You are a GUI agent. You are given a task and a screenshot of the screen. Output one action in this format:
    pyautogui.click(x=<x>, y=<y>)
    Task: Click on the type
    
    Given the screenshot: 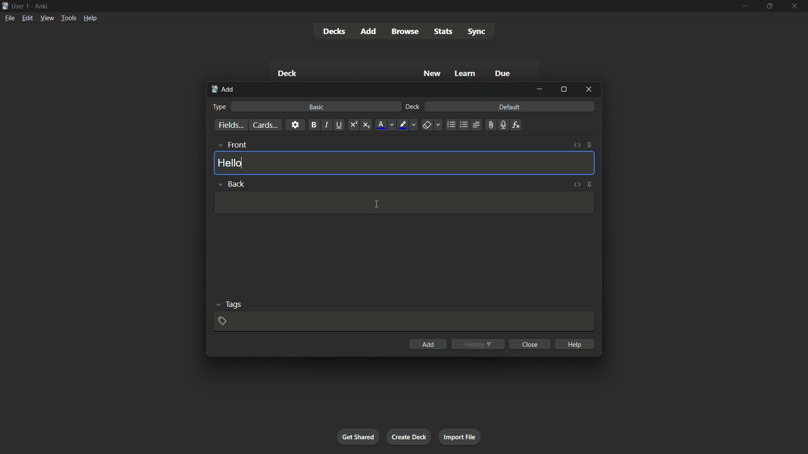 What is the action you would take?
    pyautogui.click(x=220, y=107)
    